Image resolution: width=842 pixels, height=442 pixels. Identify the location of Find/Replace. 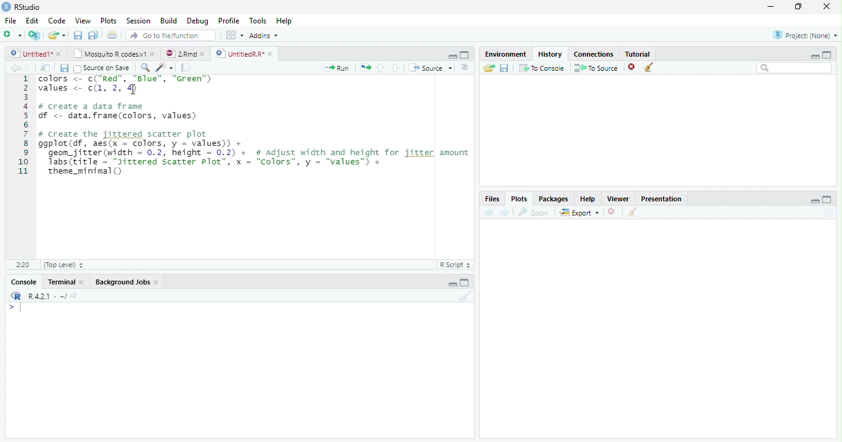
(145, 67).